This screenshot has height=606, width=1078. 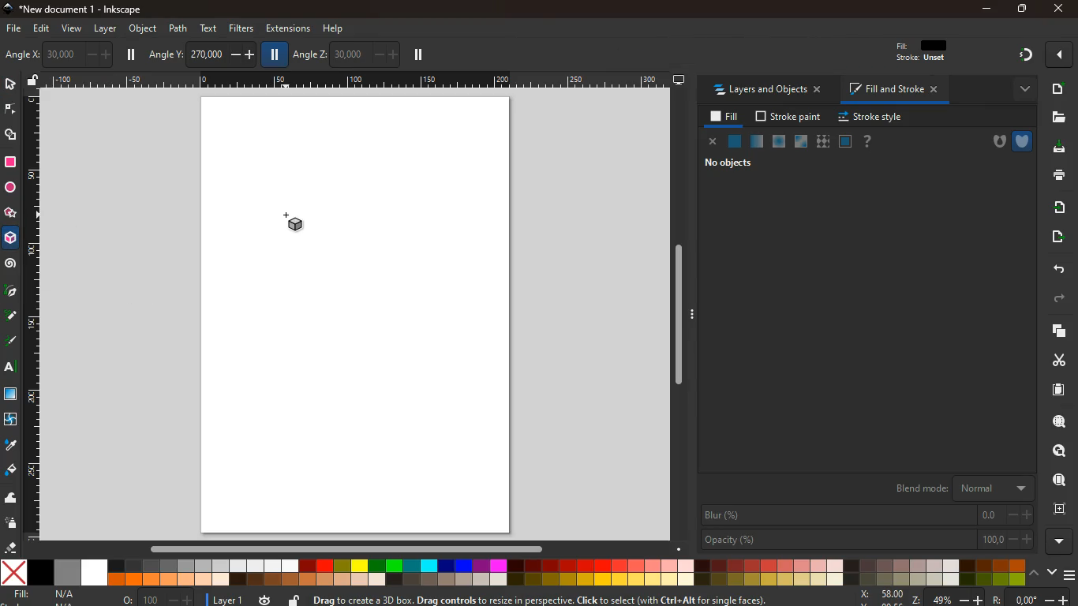 What do you see at coordinates (1057, 88) in the screenshot?
I see `new` at bounding box center [1057, 88].